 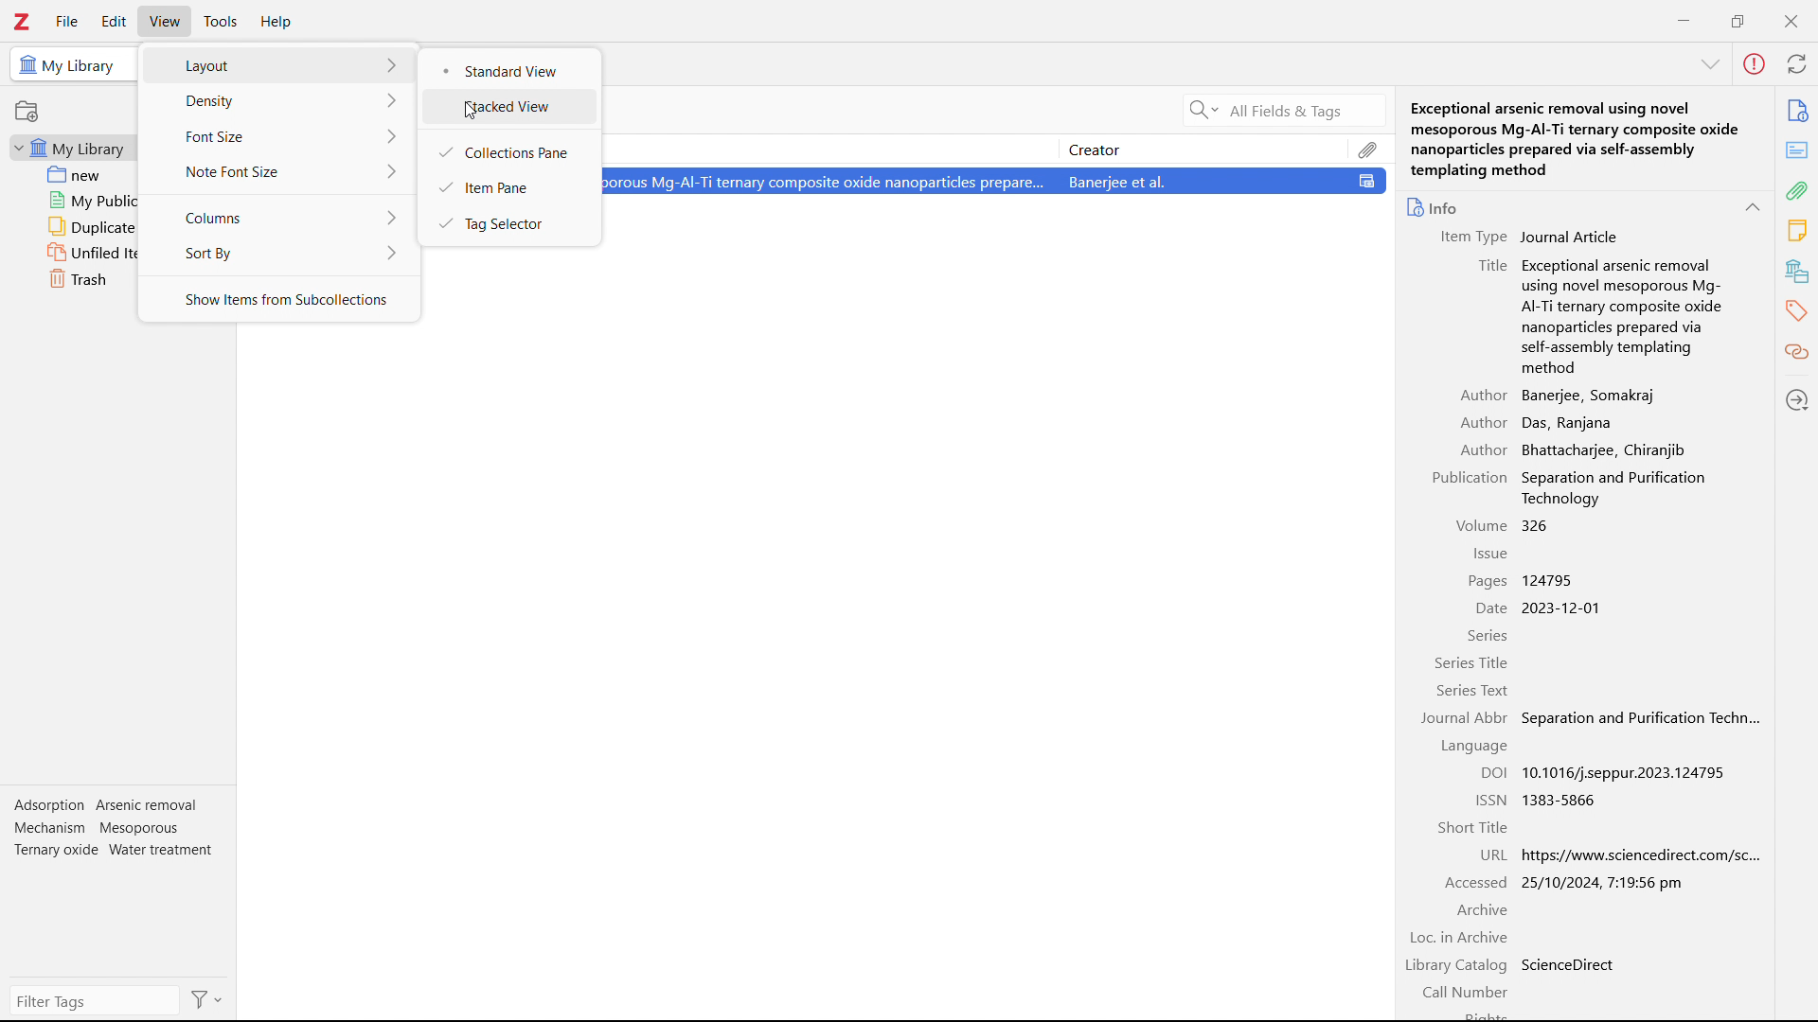 I want to click on notes, so click(x=1797, y=231).